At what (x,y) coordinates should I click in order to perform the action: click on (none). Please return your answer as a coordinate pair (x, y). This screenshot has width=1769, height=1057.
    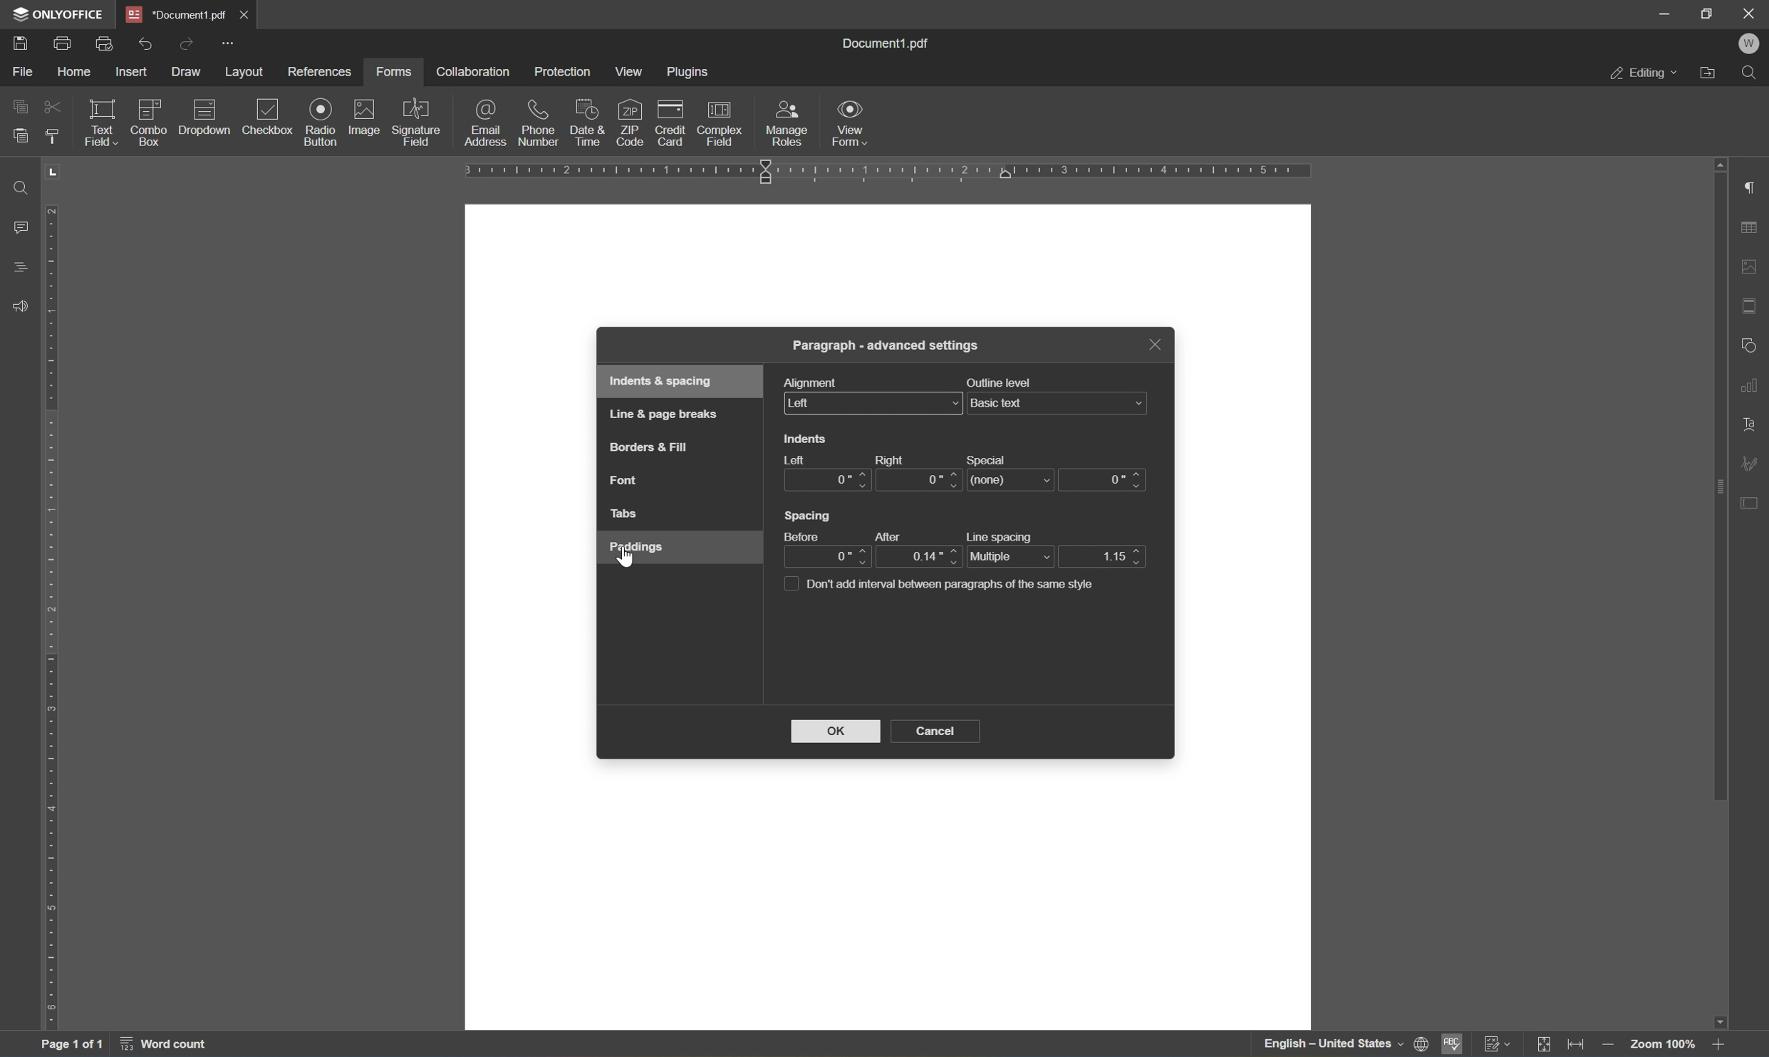
    Looking at the image, I should click on (1013, 479).